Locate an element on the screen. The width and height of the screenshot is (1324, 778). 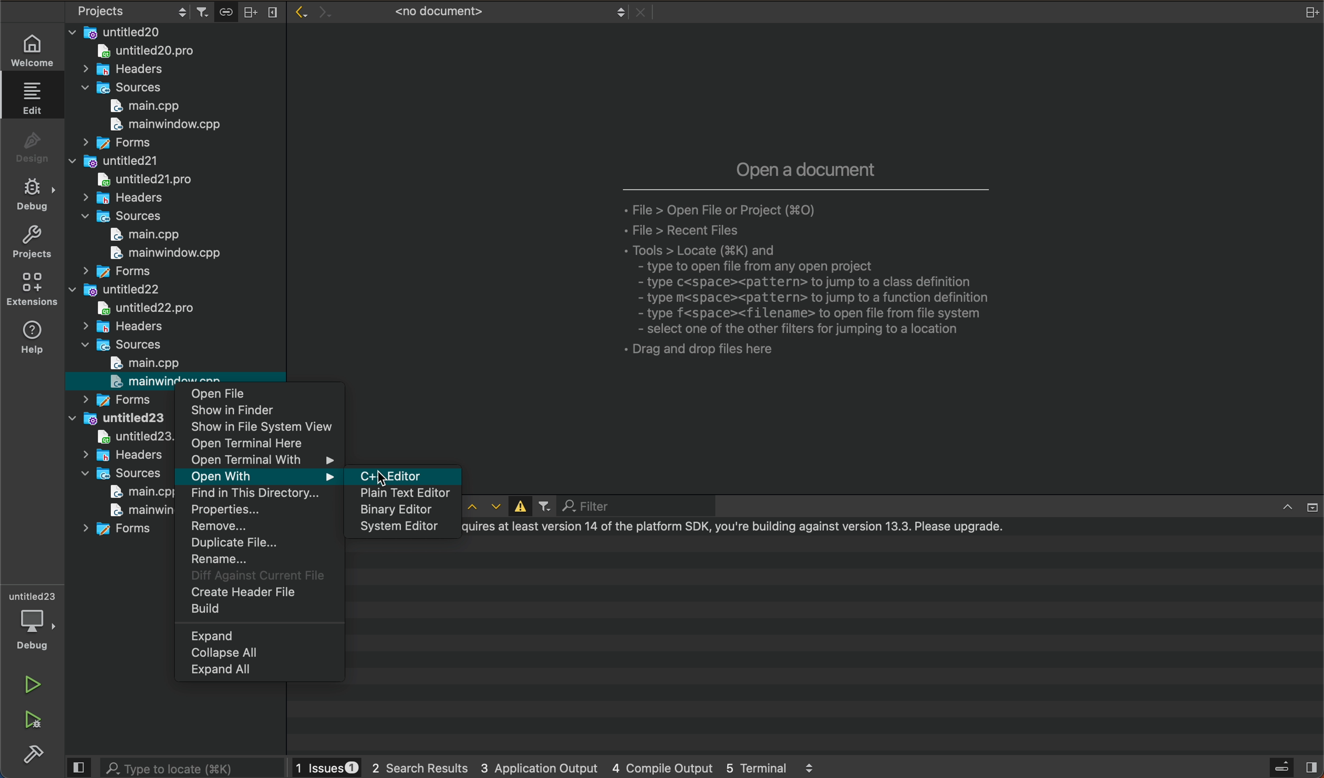
binary editor is located at coordinates (401, 510).